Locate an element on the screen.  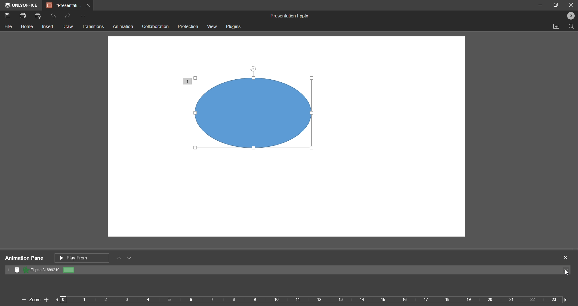
view is located at coordinates (212, 26).